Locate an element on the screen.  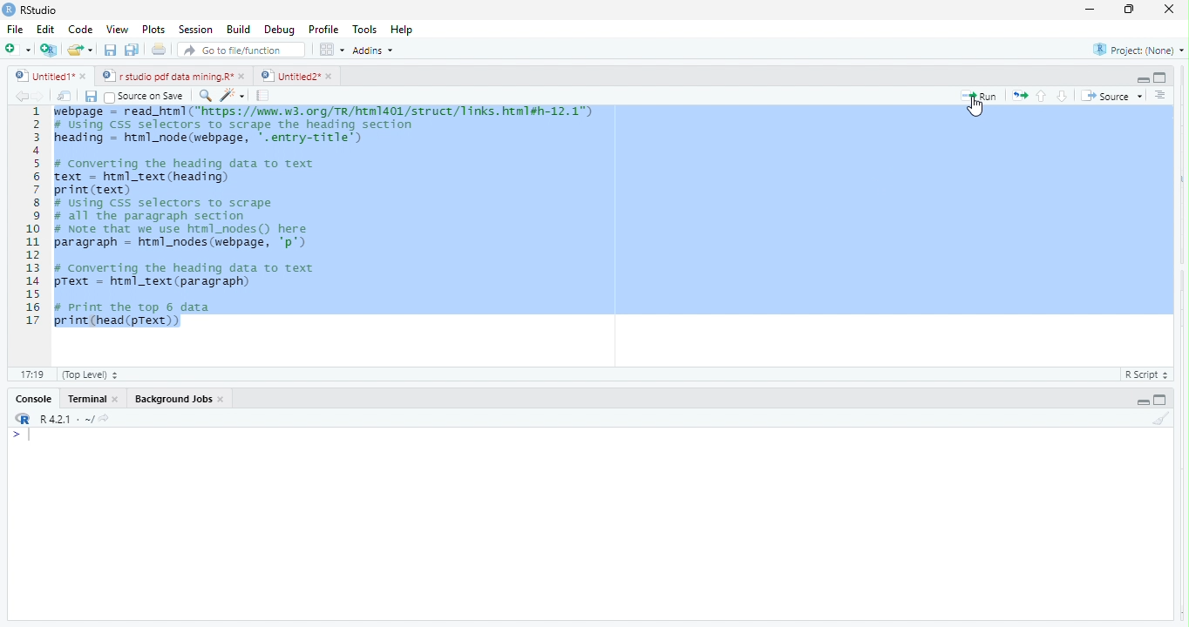
go to previous section/chunk is located at coordinates (1043, 97).